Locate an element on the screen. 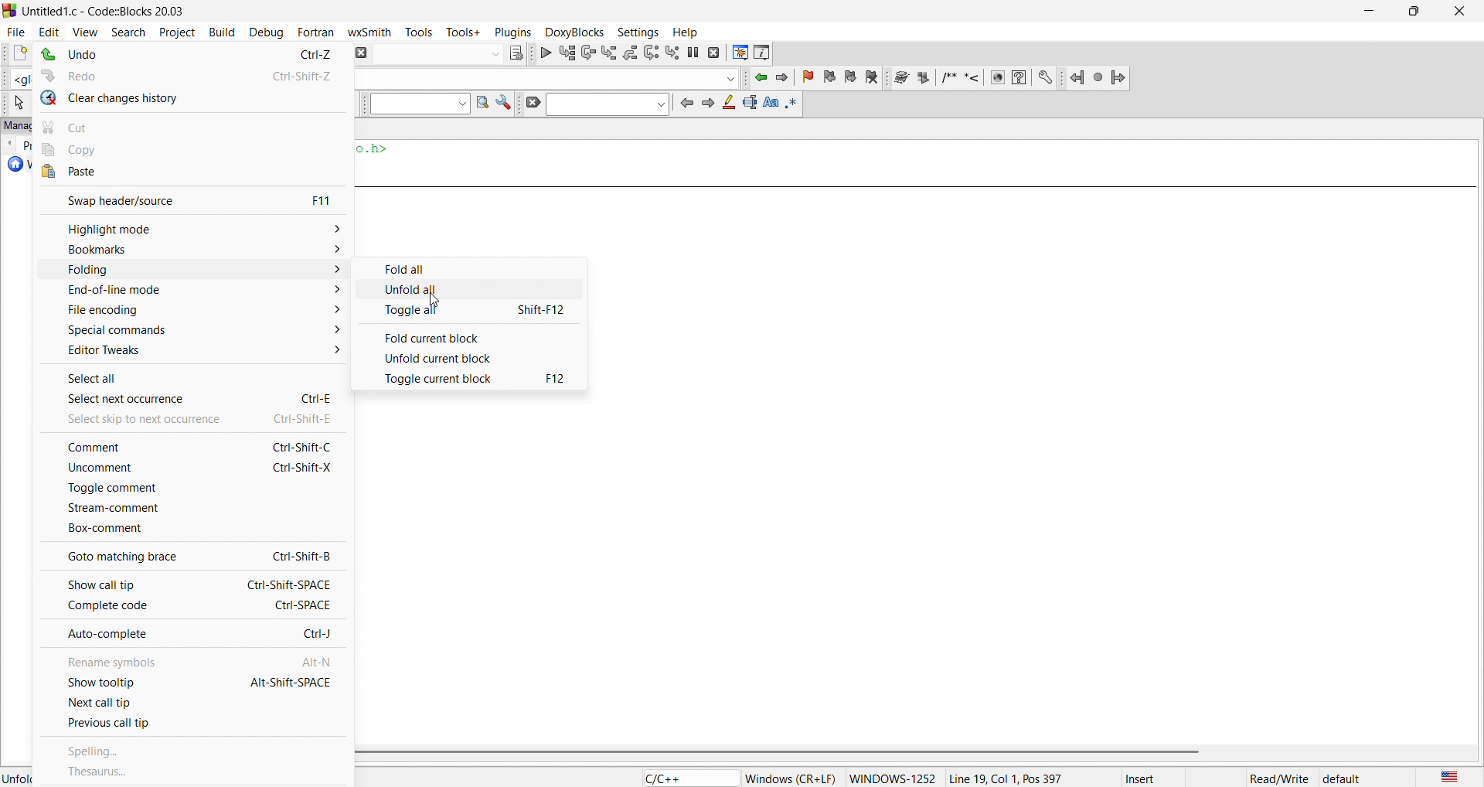 Image resolution: width=1484 pixels, height=787 pixels. minimize is located at coordinates (1367, 12).